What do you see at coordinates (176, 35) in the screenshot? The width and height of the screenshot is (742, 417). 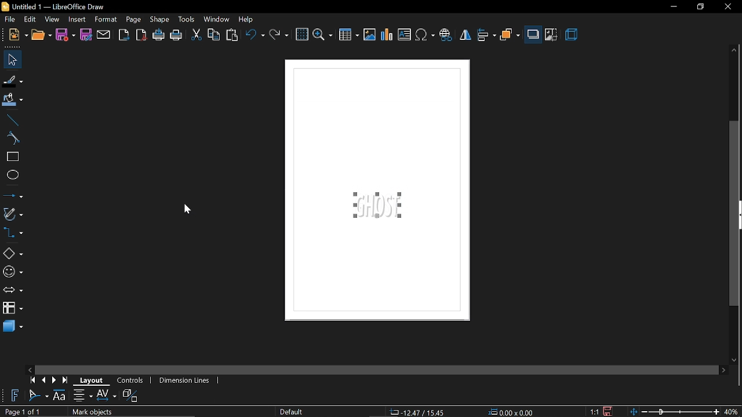 I see `print` at bounding box center [176, 35].